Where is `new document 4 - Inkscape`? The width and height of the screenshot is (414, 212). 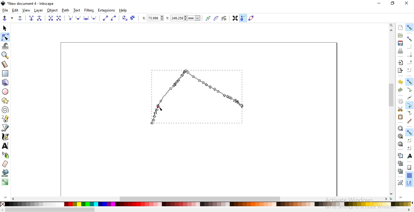 new document 4 - Inkscape is located at coordinates (31, 4).